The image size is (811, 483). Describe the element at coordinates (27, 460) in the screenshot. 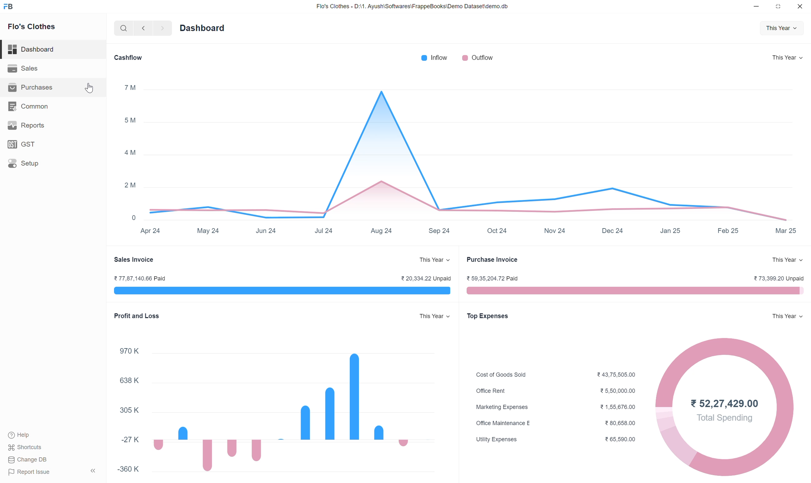

I see `Change DB` at that location.